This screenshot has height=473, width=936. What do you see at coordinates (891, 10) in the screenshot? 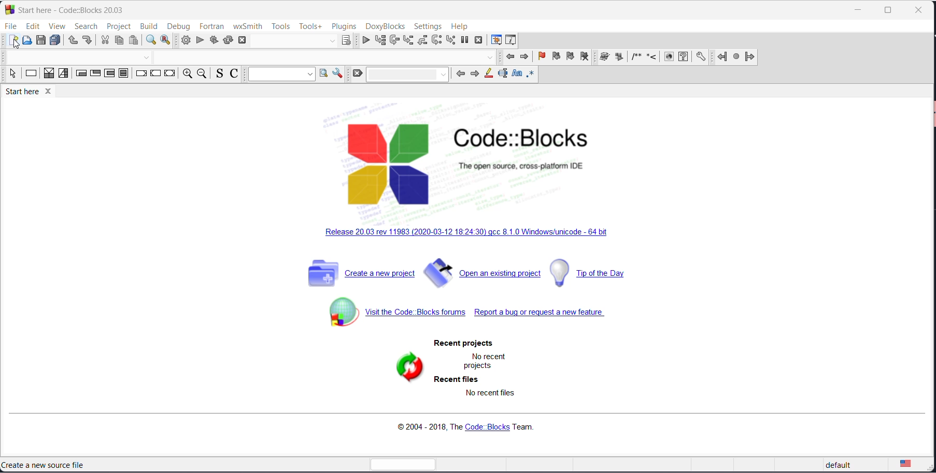
I see `maximize` at bounding box center [891, 10].